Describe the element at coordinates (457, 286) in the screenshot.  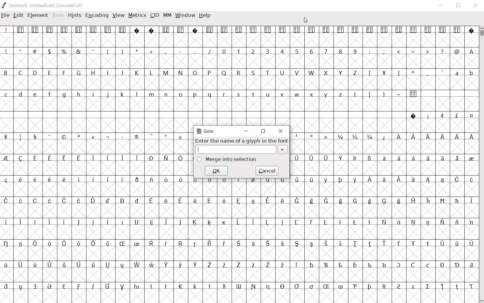
I see `Symbol` at that location.